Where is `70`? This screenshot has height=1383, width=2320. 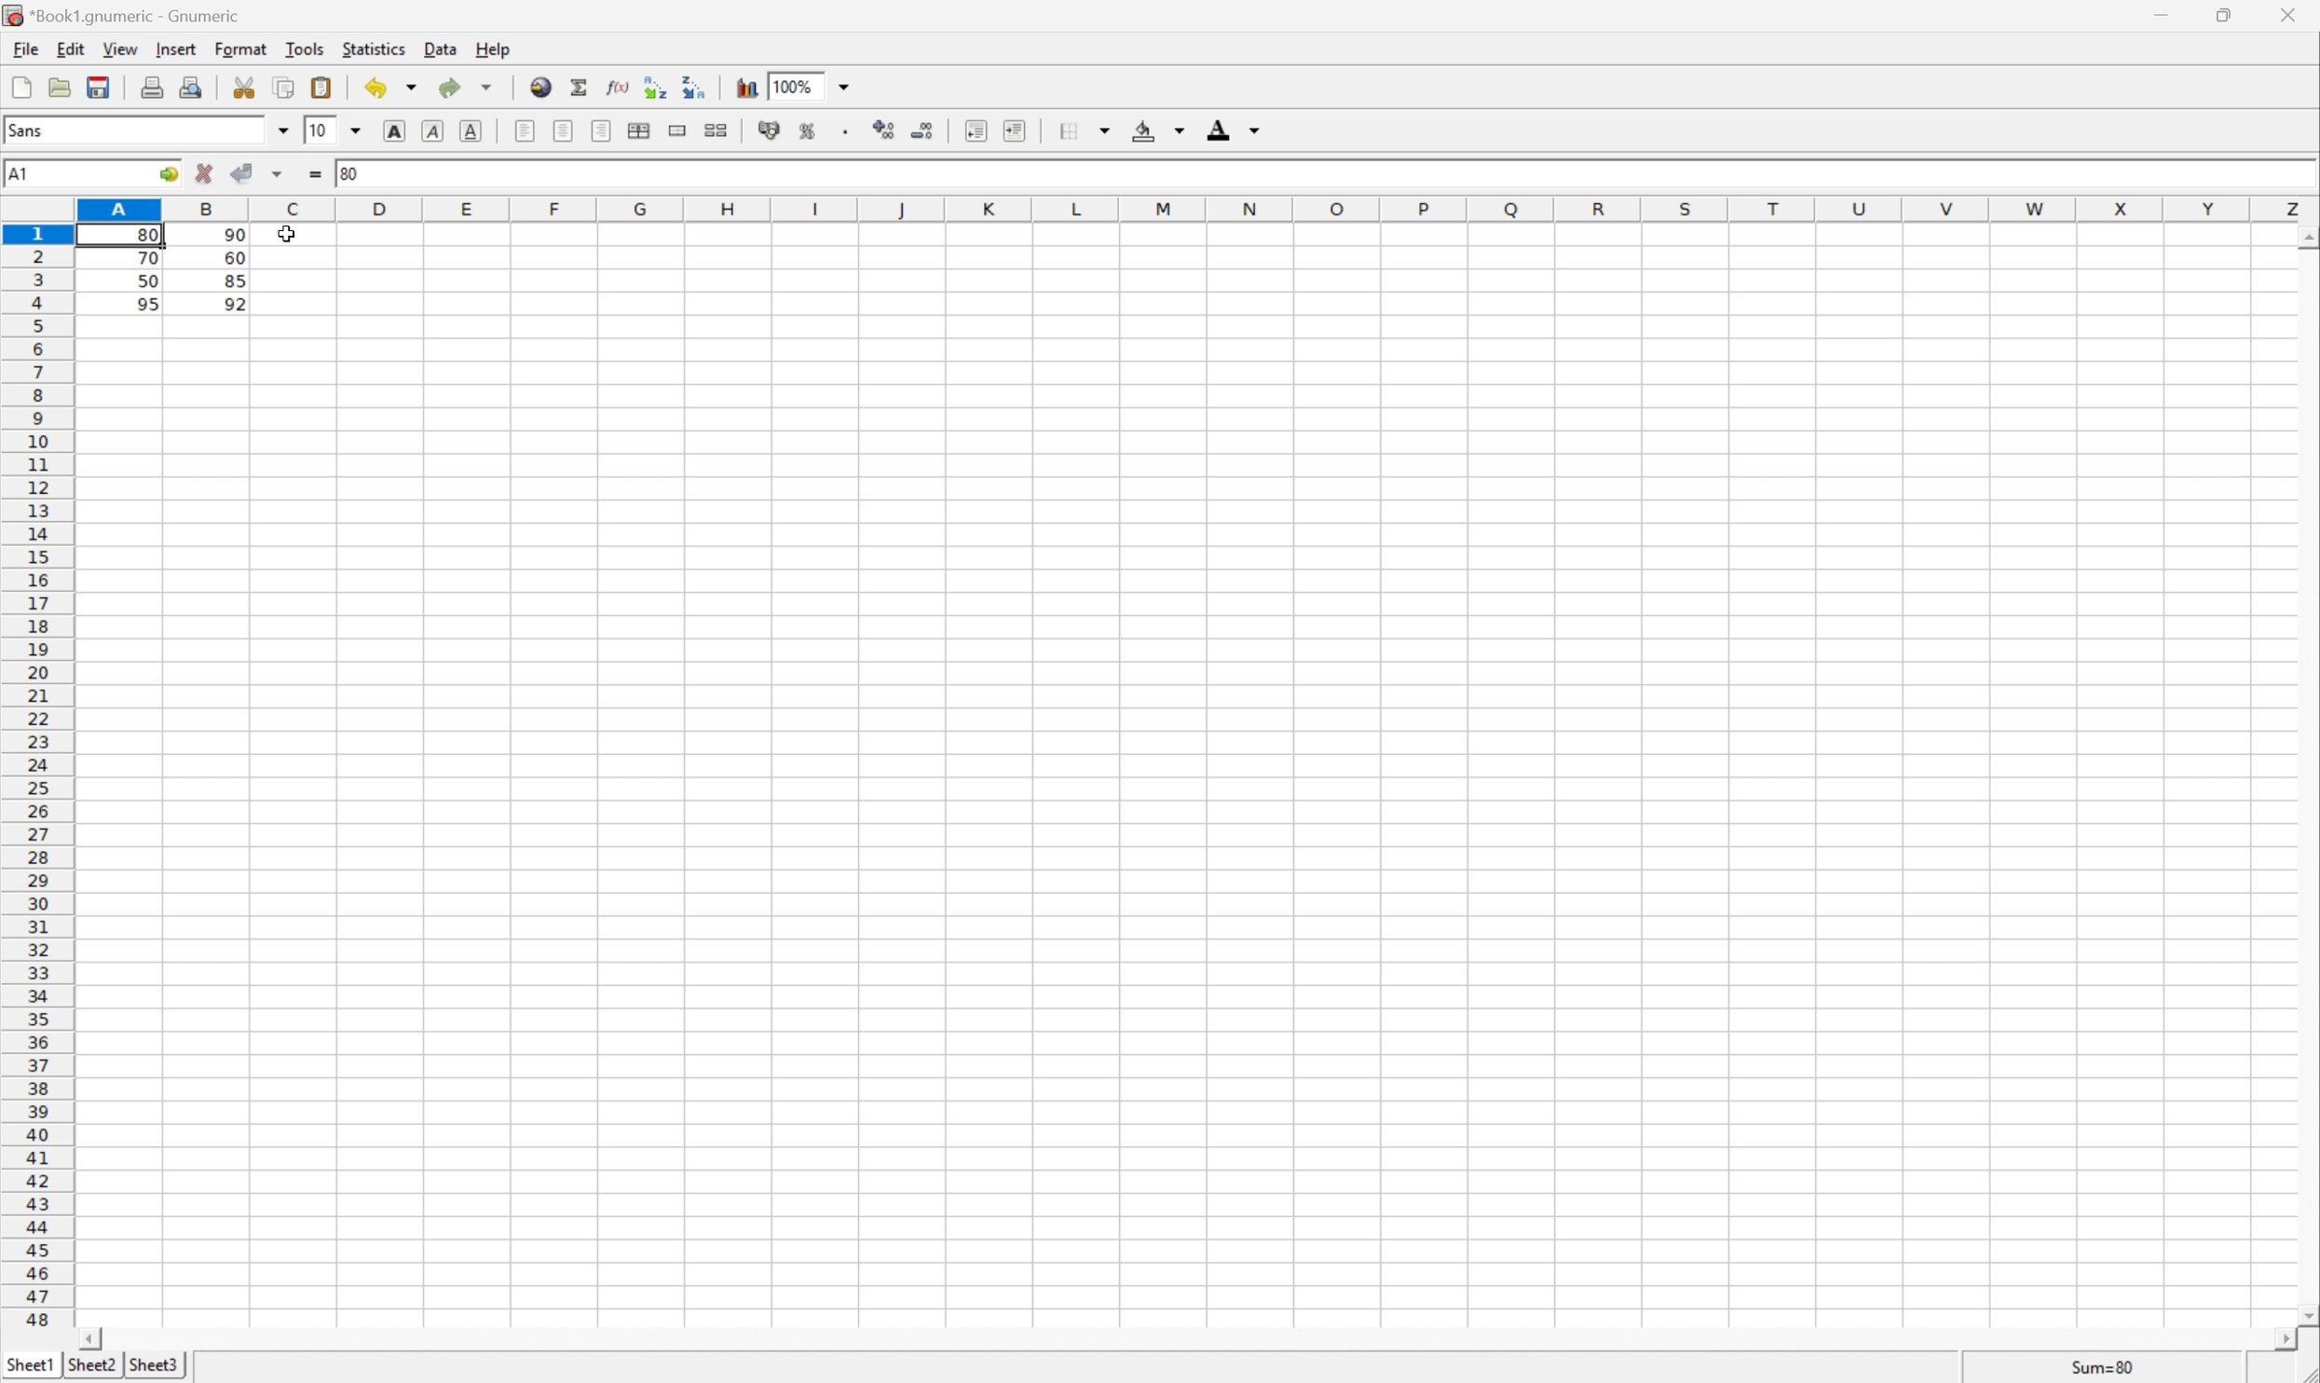 70 is located at coordinates (149, 261).